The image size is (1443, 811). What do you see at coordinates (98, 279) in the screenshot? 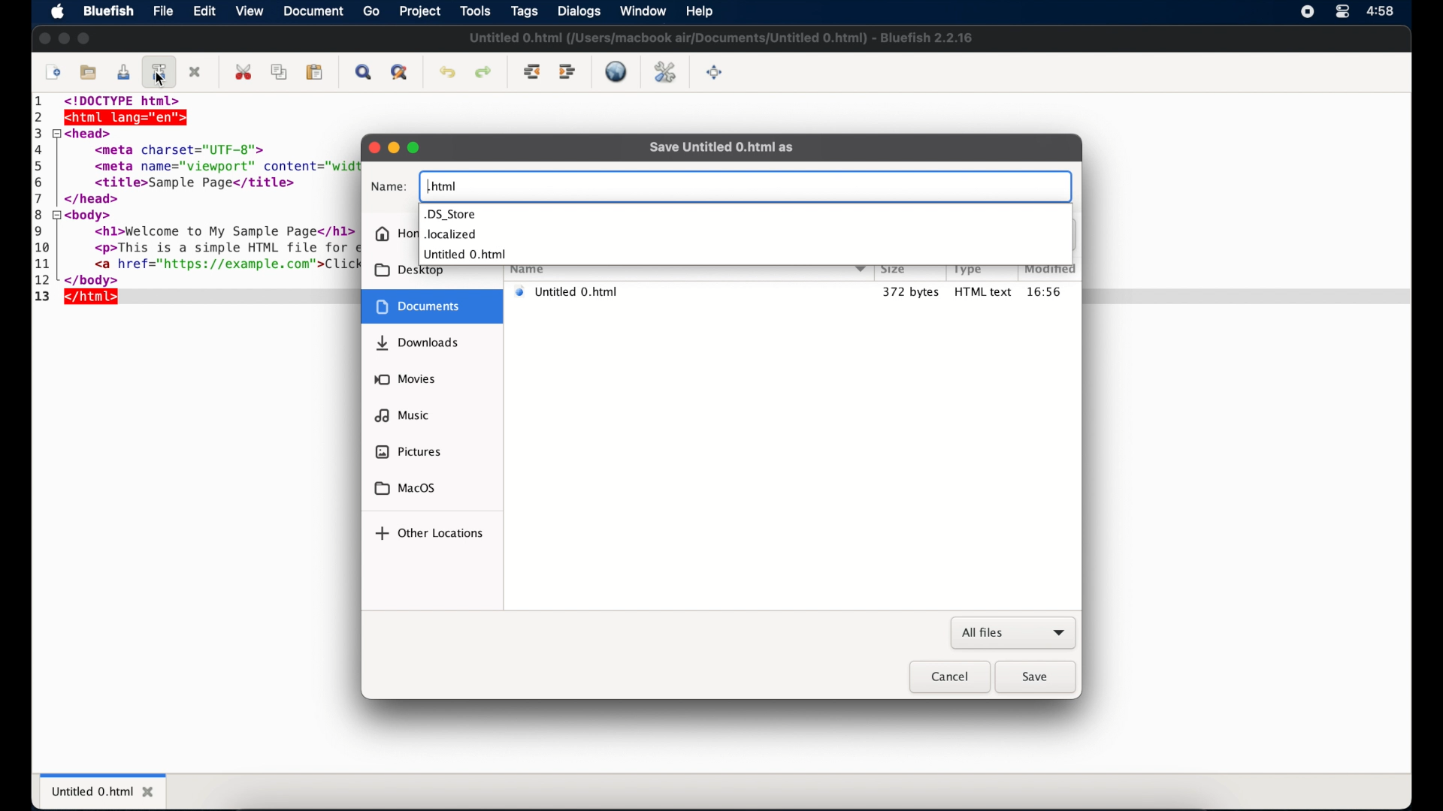
I see `</body>` at bounding box center [98, 279].